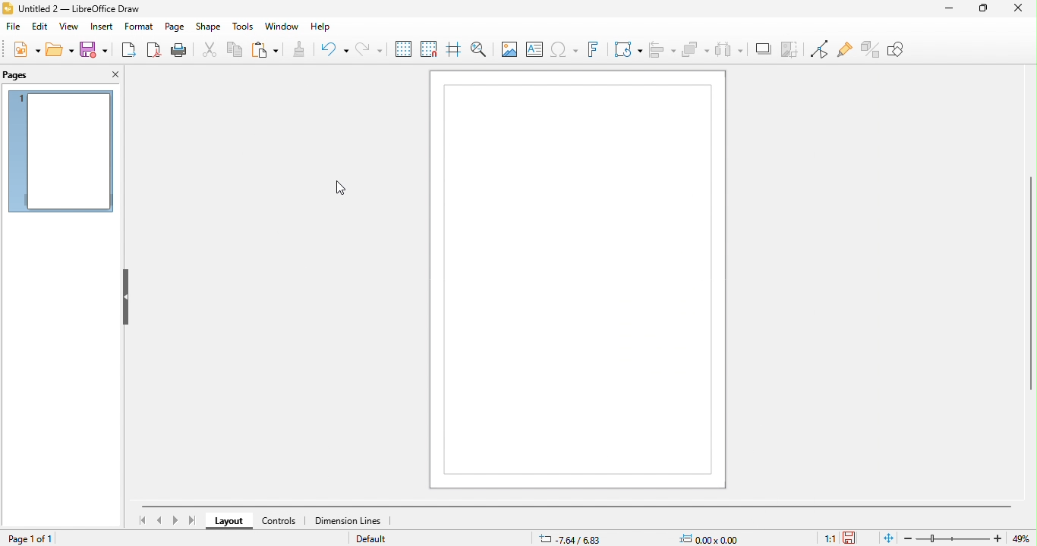  What do you see at coordinates (942, 14) in the screenshot?
I see `minimize` at bounding box center [942, 14].